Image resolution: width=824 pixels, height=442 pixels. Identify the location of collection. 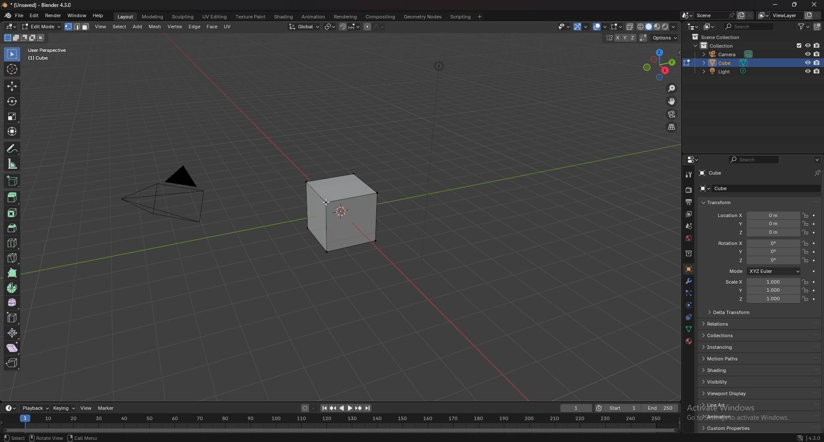
(689, 254).